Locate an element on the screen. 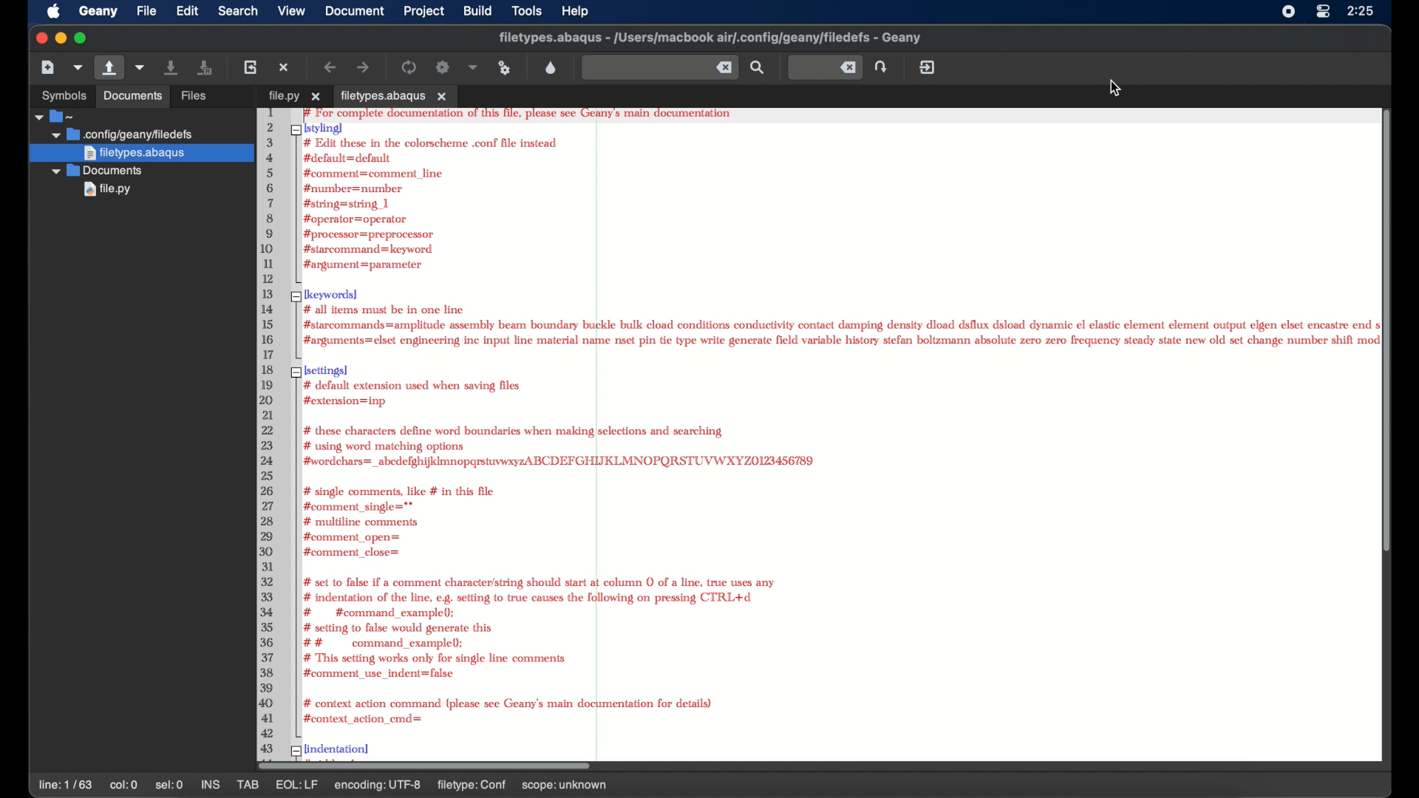 The width and height of the screenshot is (1419, 798). mod is located at coordinates (290, 785).